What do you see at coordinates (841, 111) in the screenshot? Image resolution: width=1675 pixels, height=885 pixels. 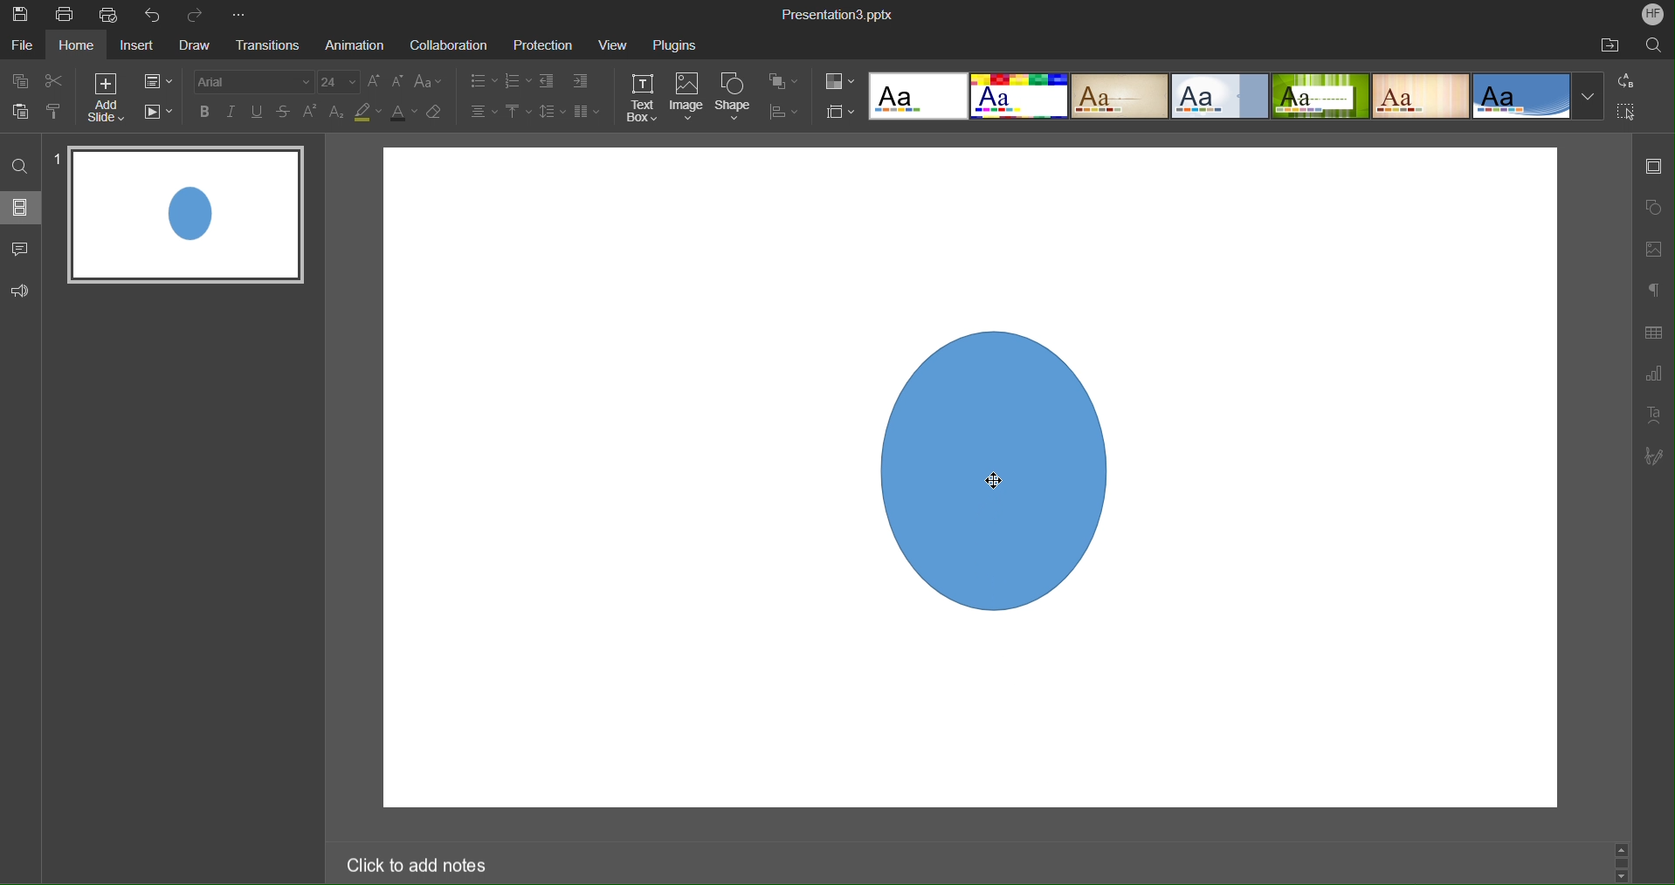 I see `Slide Size` at bounding box center [841, 111].